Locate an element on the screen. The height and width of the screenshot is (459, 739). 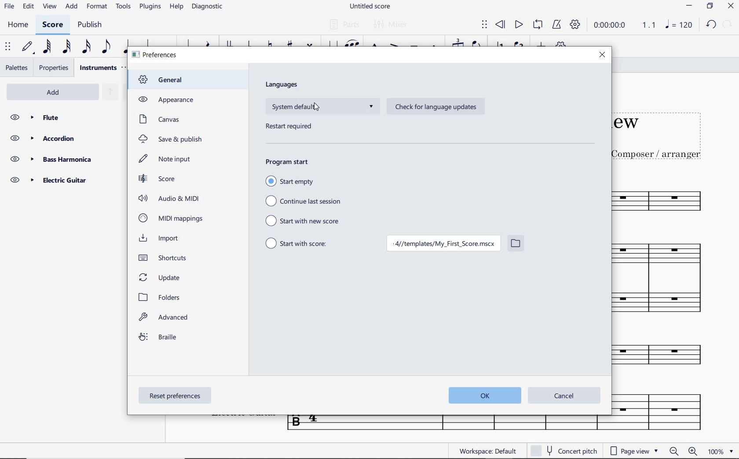
cancel is located at coordinates (564, 396).